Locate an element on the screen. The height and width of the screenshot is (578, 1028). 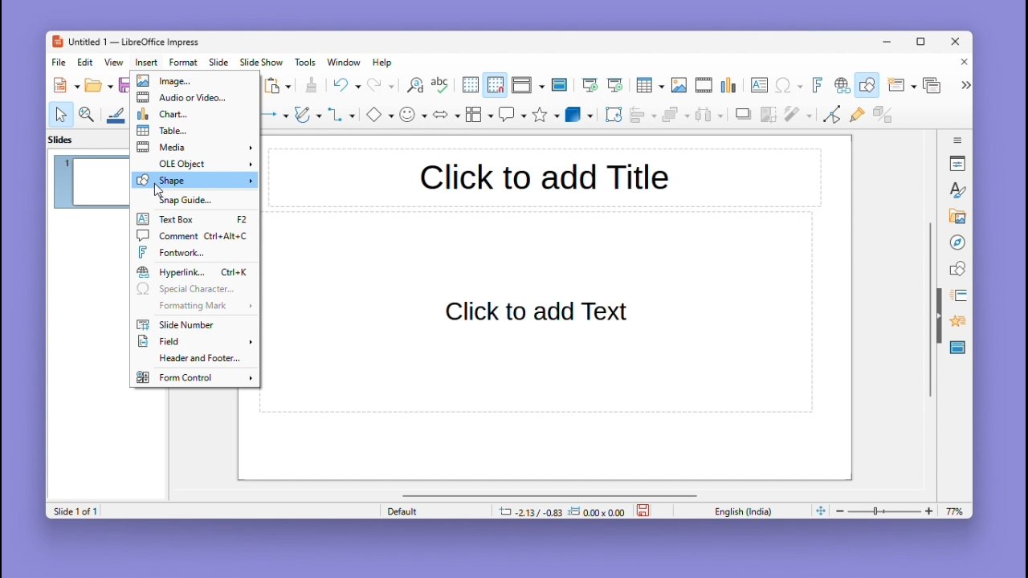
Close is located at coordinates (957, 43).